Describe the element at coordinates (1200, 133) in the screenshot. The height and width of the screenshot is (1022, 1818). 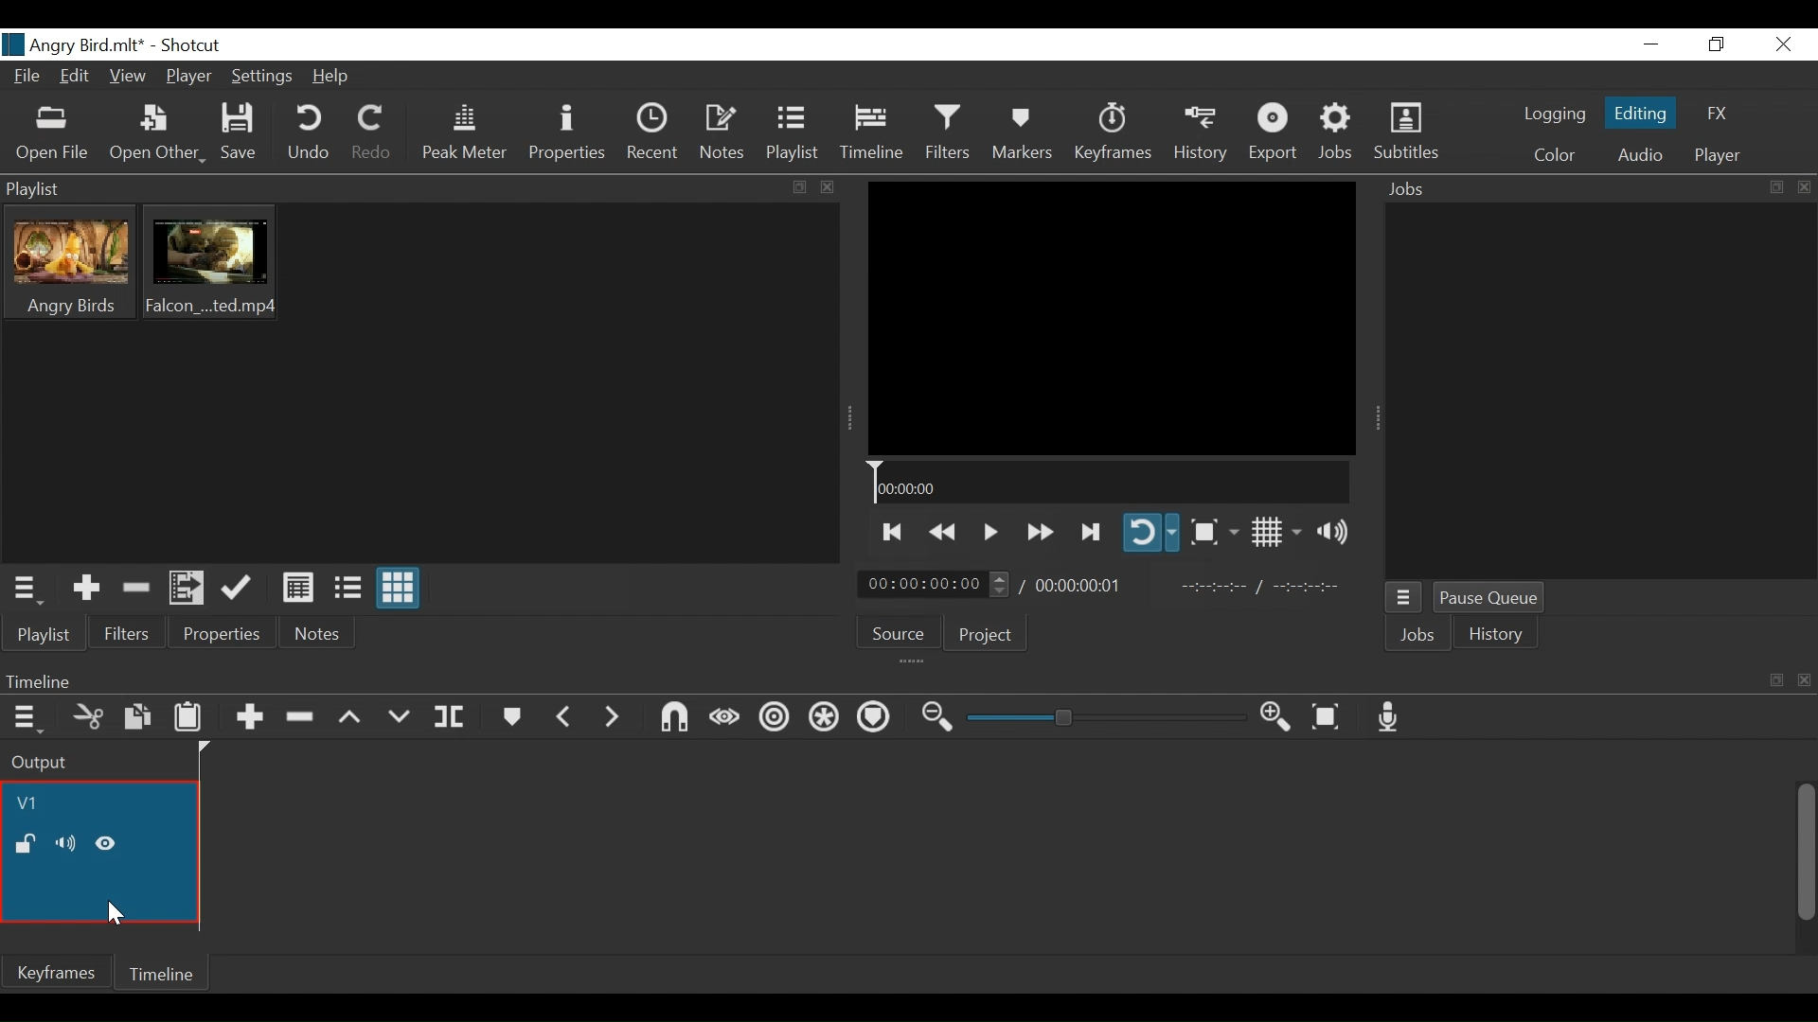
I see `History` at that location.